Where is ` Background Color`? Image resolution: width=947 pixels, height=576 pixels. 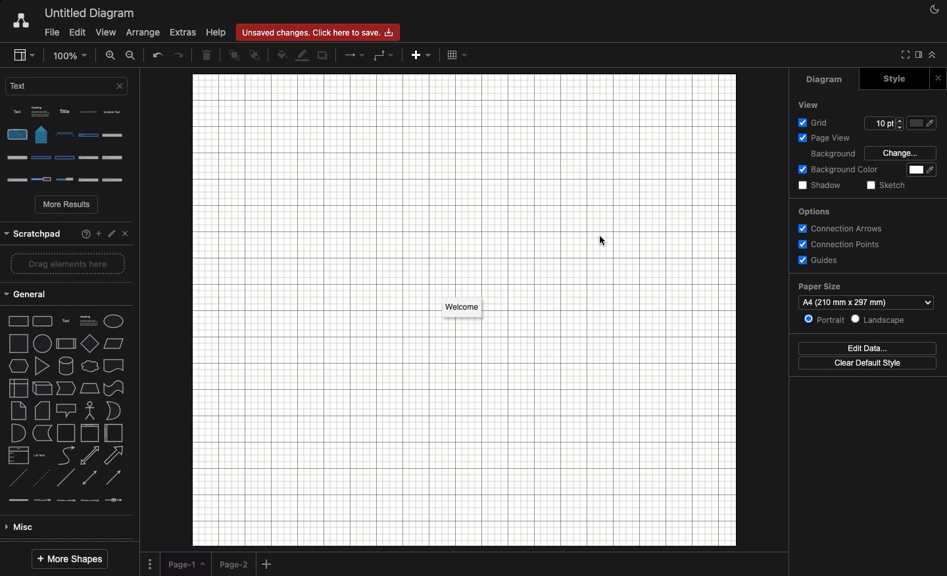
 Background Color is located at coordinates (862, 172).